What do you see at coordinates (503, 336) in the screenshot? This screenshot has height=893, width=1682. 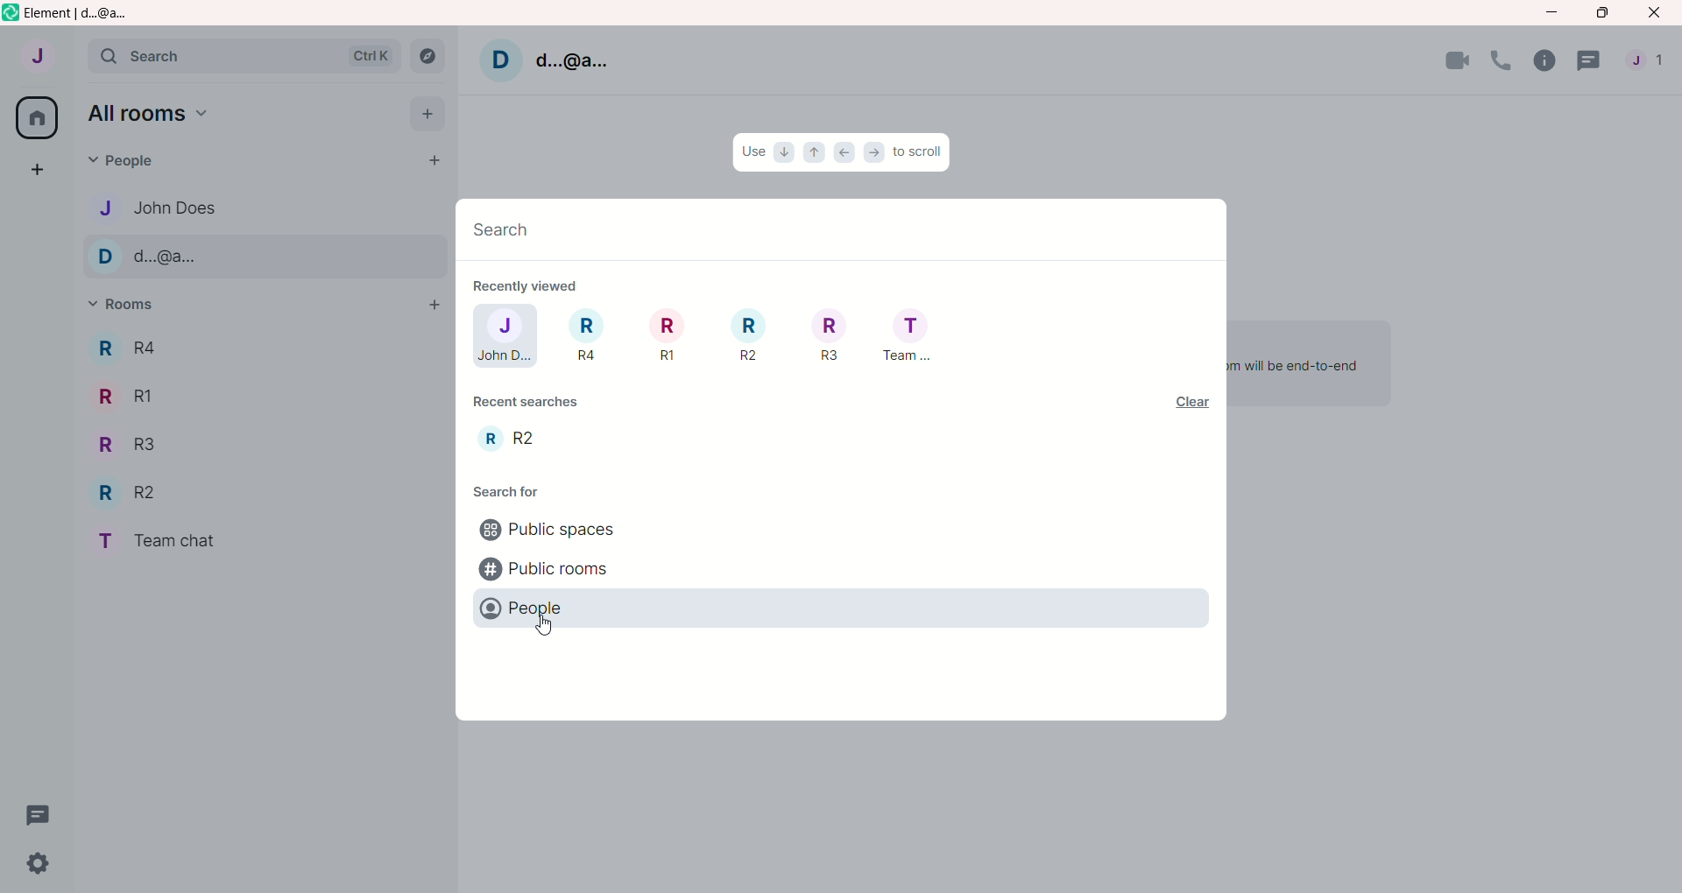 I see `recent user` at bounding box center [503, 336].